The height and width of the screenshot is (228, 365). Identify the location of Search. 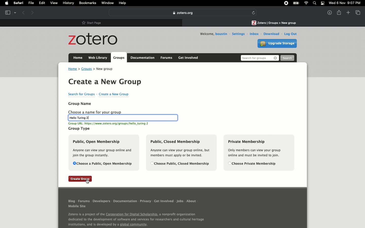
(287, 58).